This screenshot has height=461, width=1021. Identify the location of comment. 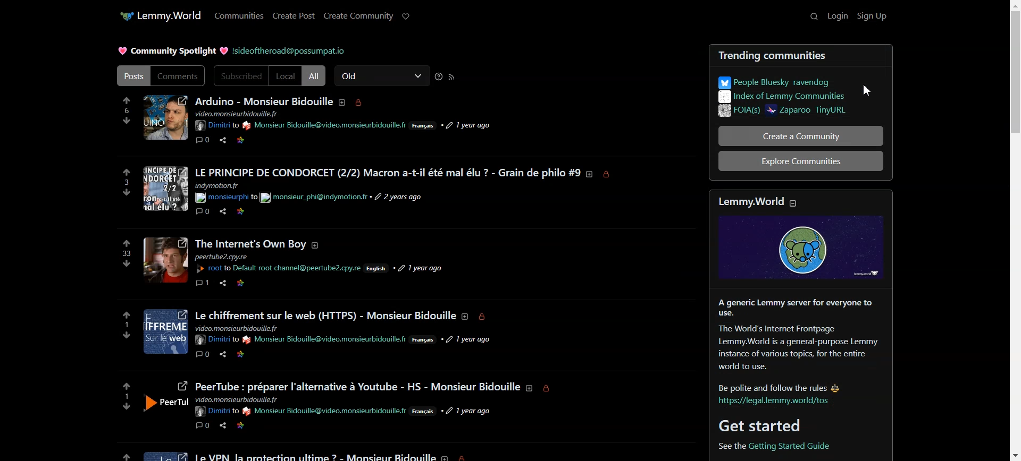
(202, 355).